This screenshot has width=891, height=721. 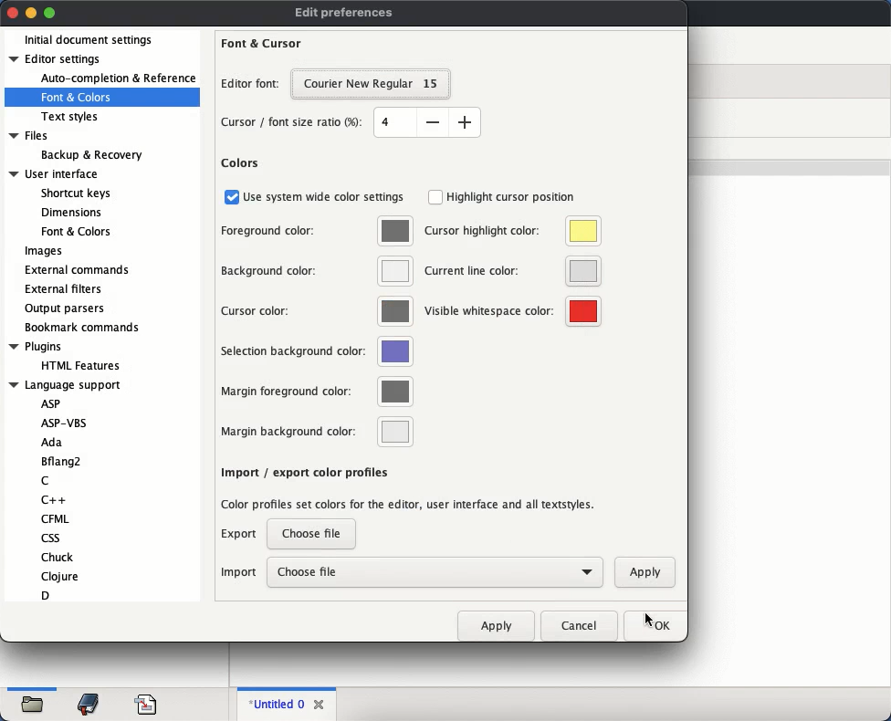 I want to click on backup & recovery, so click(x=91, y=155).